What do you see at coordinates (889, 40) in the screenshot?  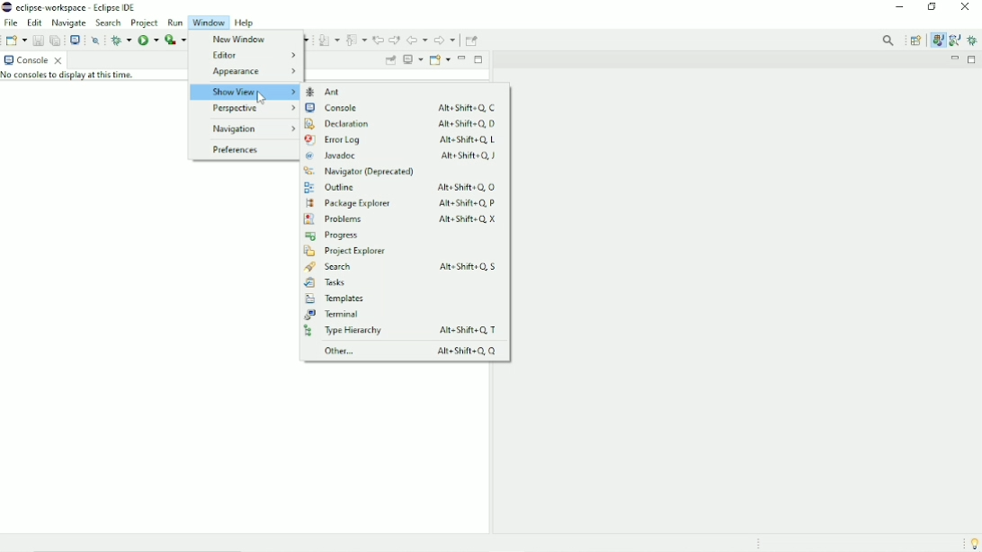 I see `Access commands and other items` at bounding box center [889, 40].